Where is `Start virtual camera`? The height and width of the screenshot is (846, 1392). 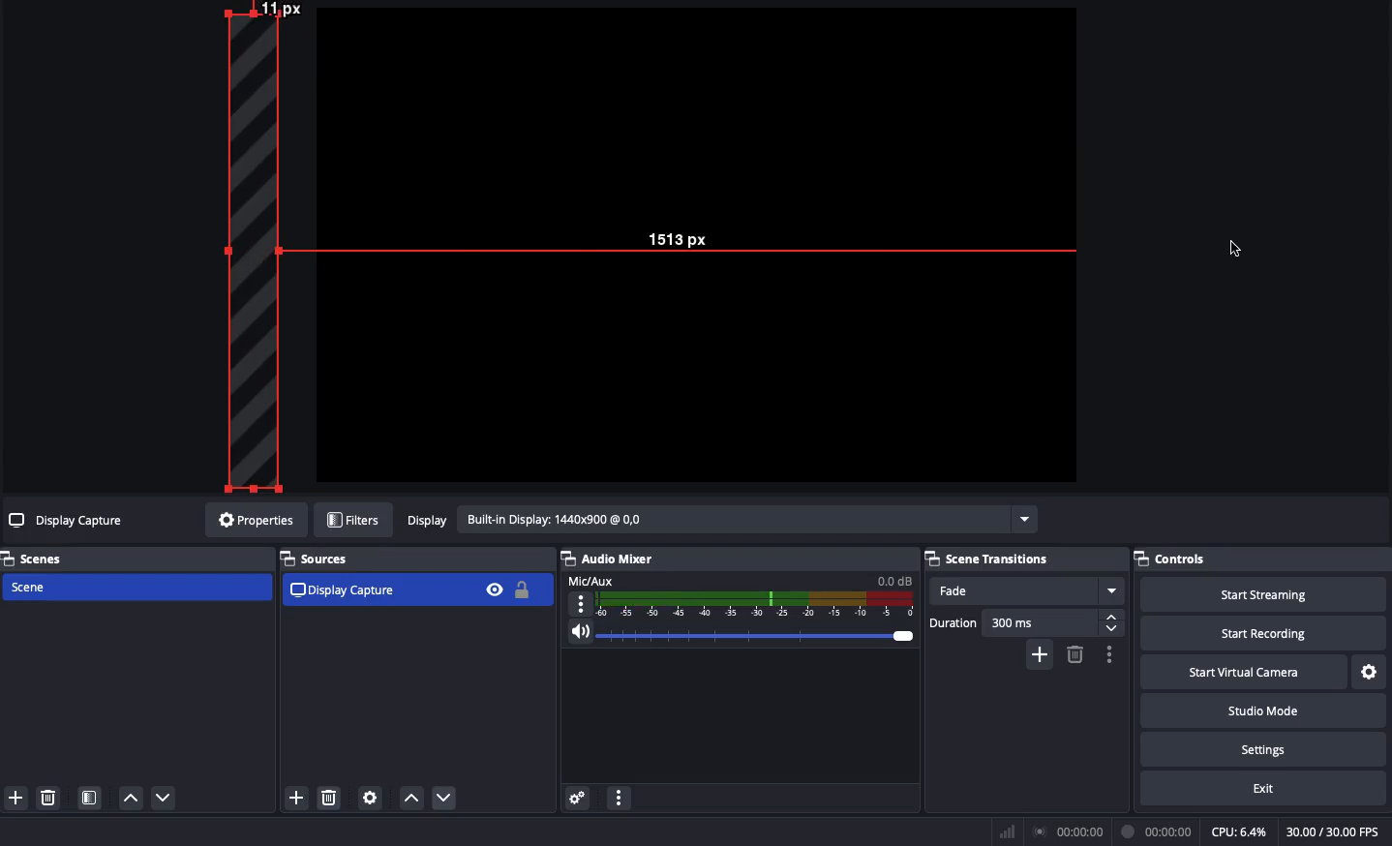 Start virtual camera is located at coordinates (1246, 670).